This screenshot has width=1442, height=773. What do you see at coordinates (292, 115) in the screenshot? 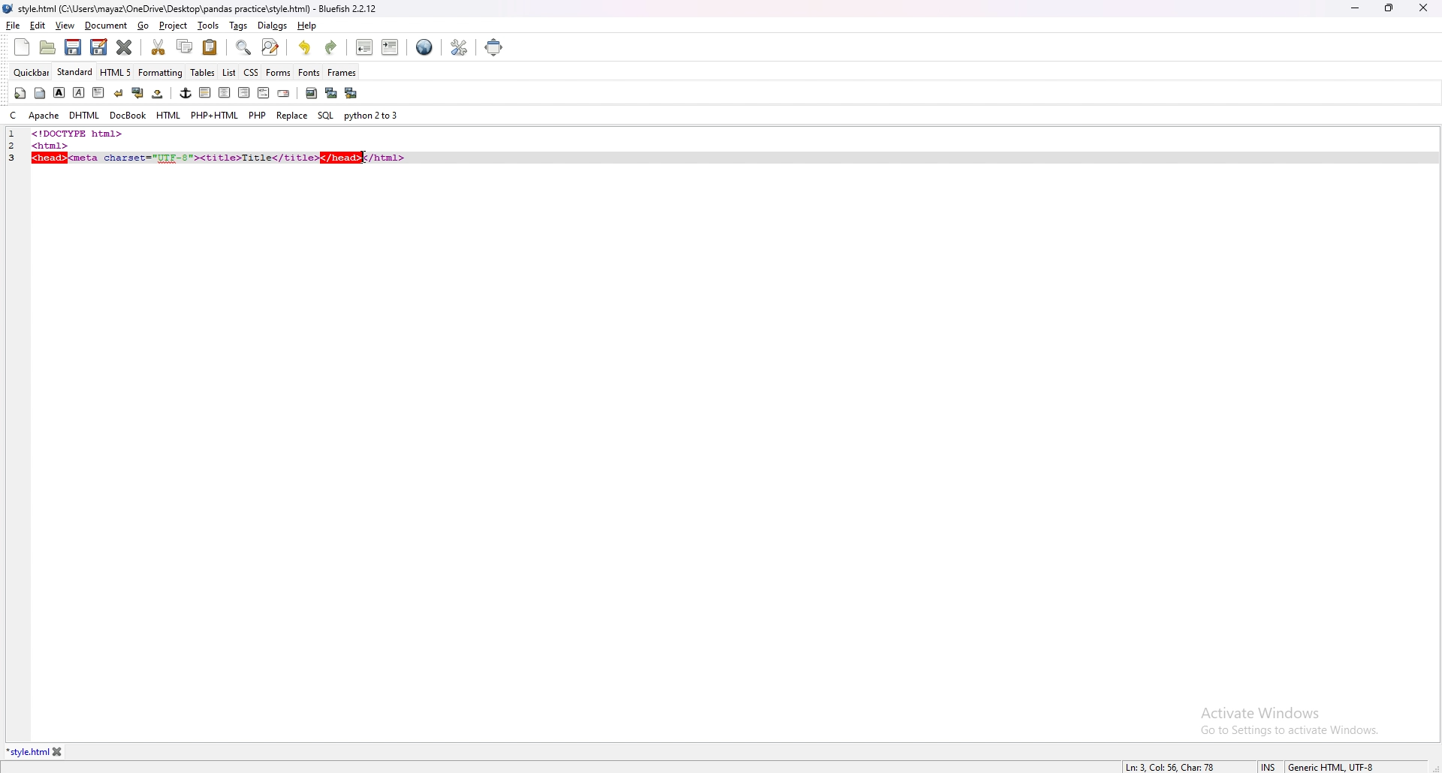
I see `replace` at bounding box center [292, 115].